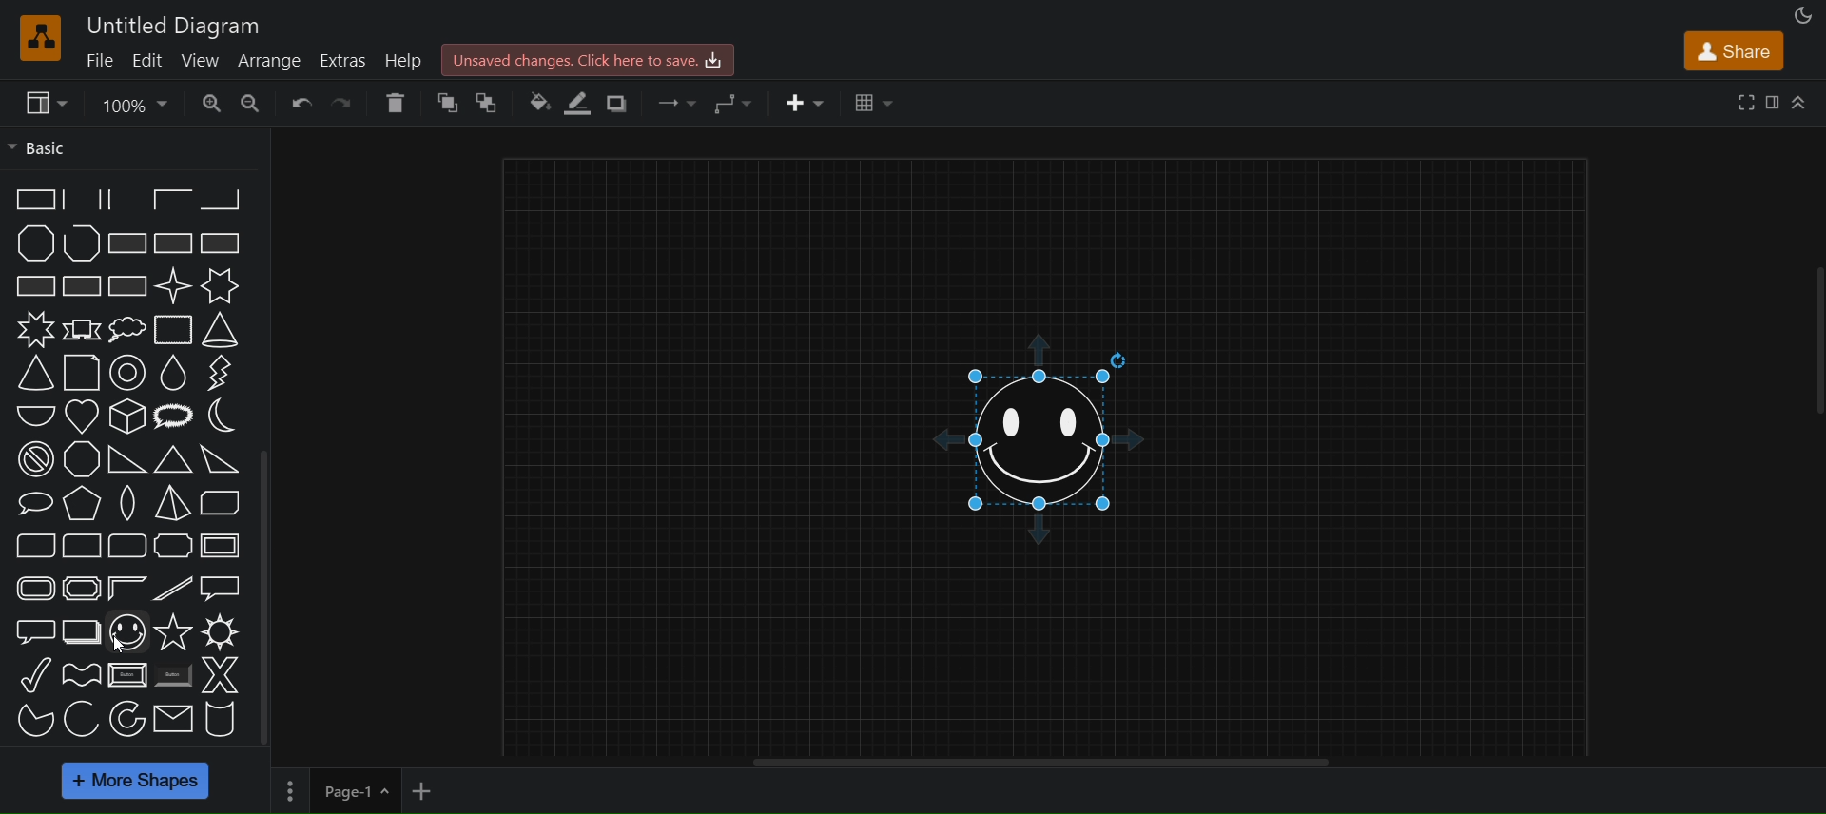 The width and height of the screenshot is (1826, 814). I want to click on zoom, so click(133, 103).